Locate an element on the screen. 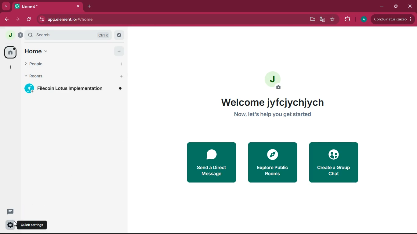 The height and width of the screenshot is (234, 417). update is located at coordinates (393, 19).